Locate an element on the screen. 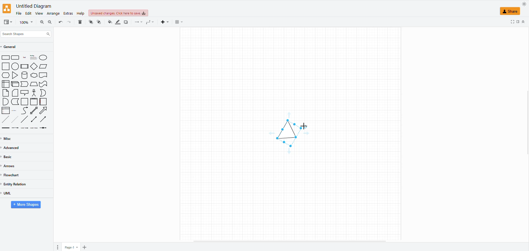  Chat Bubble is located at coordinates (34, 75).